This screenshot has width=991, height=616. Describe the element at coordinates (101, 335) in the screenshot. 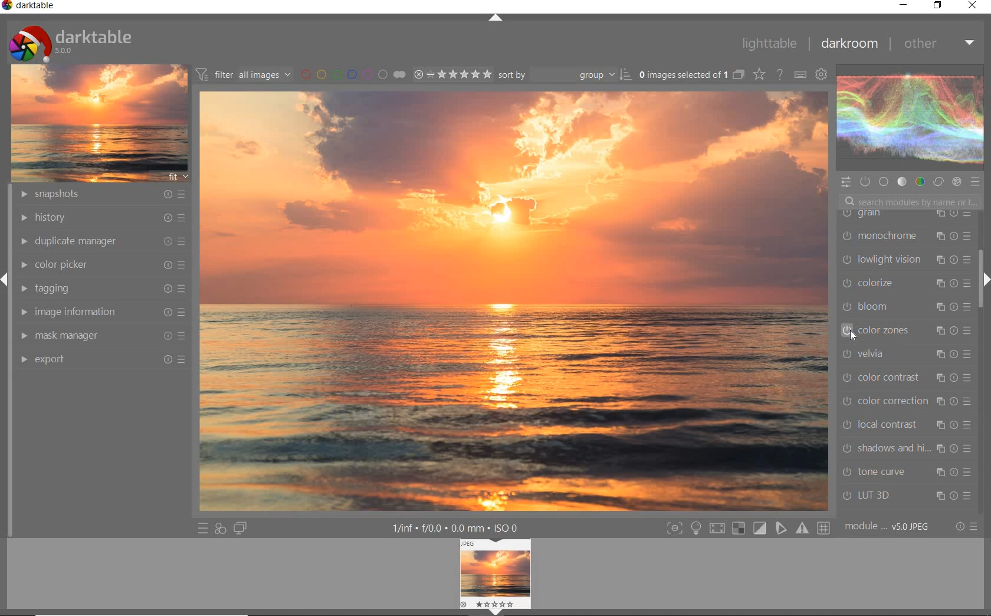

I see `MASK MANAGER` at that location.